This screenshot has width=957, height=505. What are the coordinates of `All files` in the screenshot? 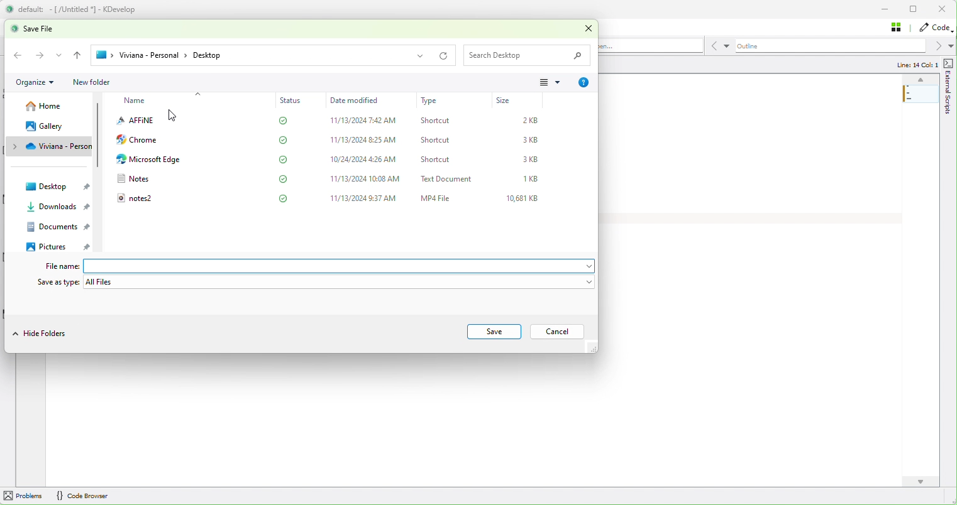 It's located at (340, 282).